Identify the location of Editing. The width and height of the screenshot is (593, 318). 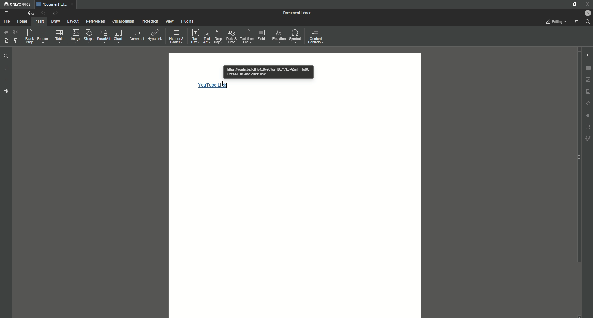
(554, 21).